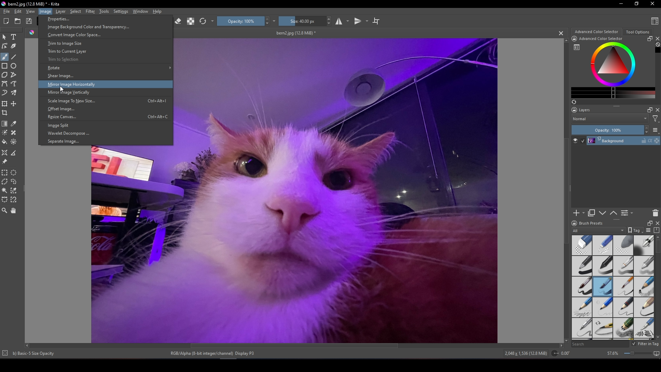  I want to click on Set eraser, so click(178, 21).